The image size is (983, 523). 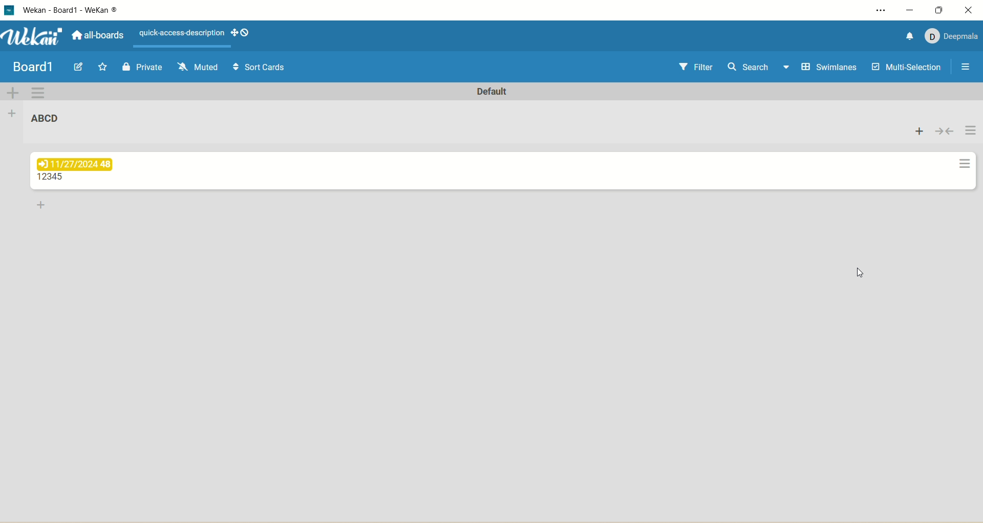 What do you see at coordinates (199, 67) in the screenshot?
I see `muted` at bounding box center [199, 67].